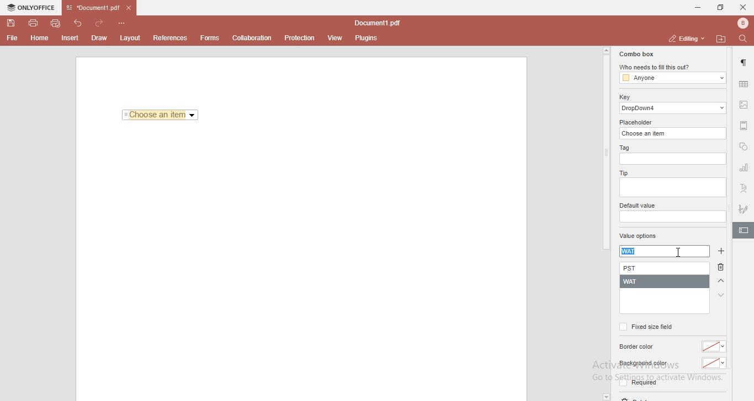 The image size is (754, 401). What do you see at coordinates (672, 78) in the screenshot?
I see `anyone` at bounding box center [672, 78].